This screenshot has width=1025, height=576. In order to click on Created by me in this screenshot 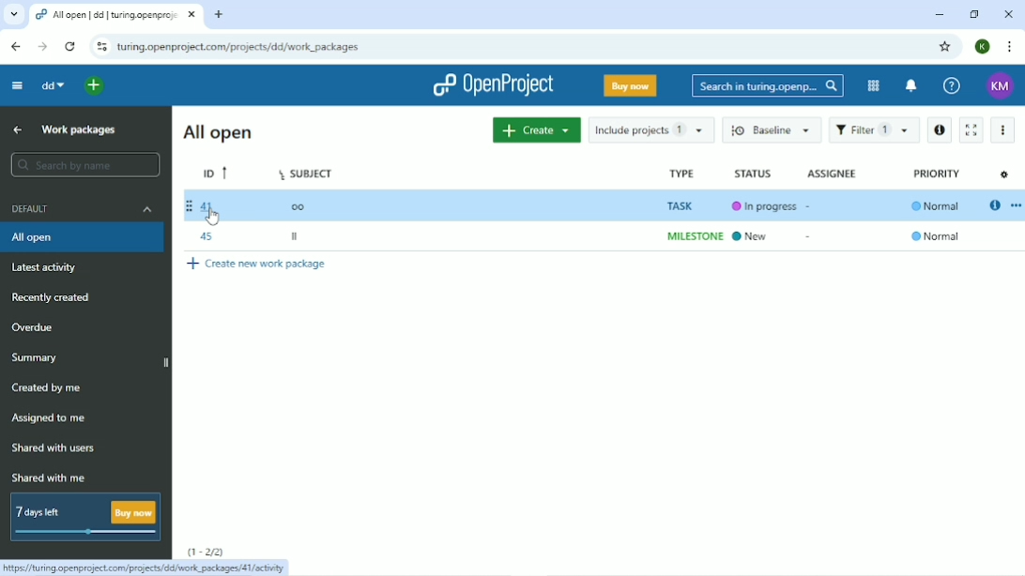, I will do `click(46, 388)`.